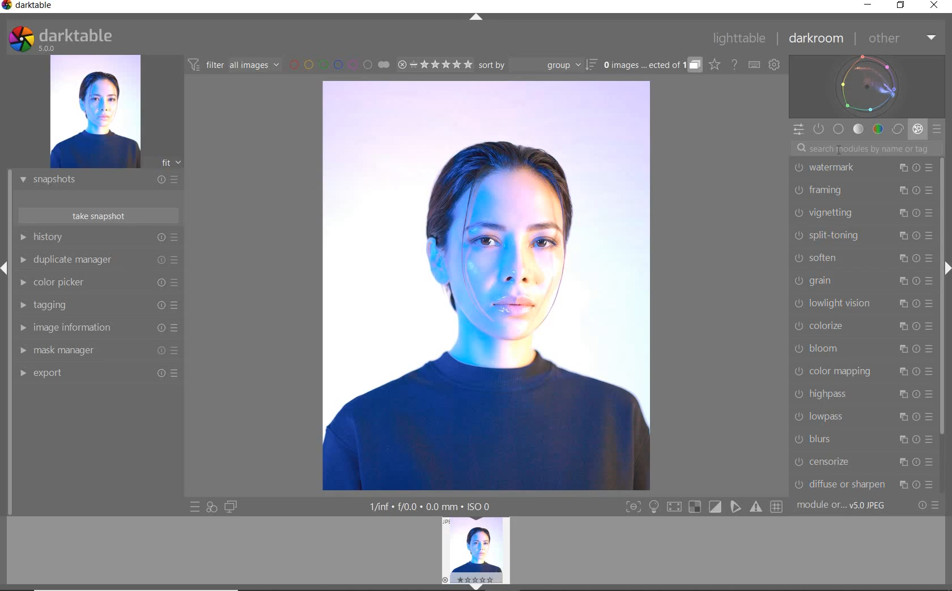 The height and width of the screenshot is (591, 952). What do you see at coordinates (97, 260) in the screenshot?
I see `DUPLICATE MANAGER` at bounding box center [97, 260].